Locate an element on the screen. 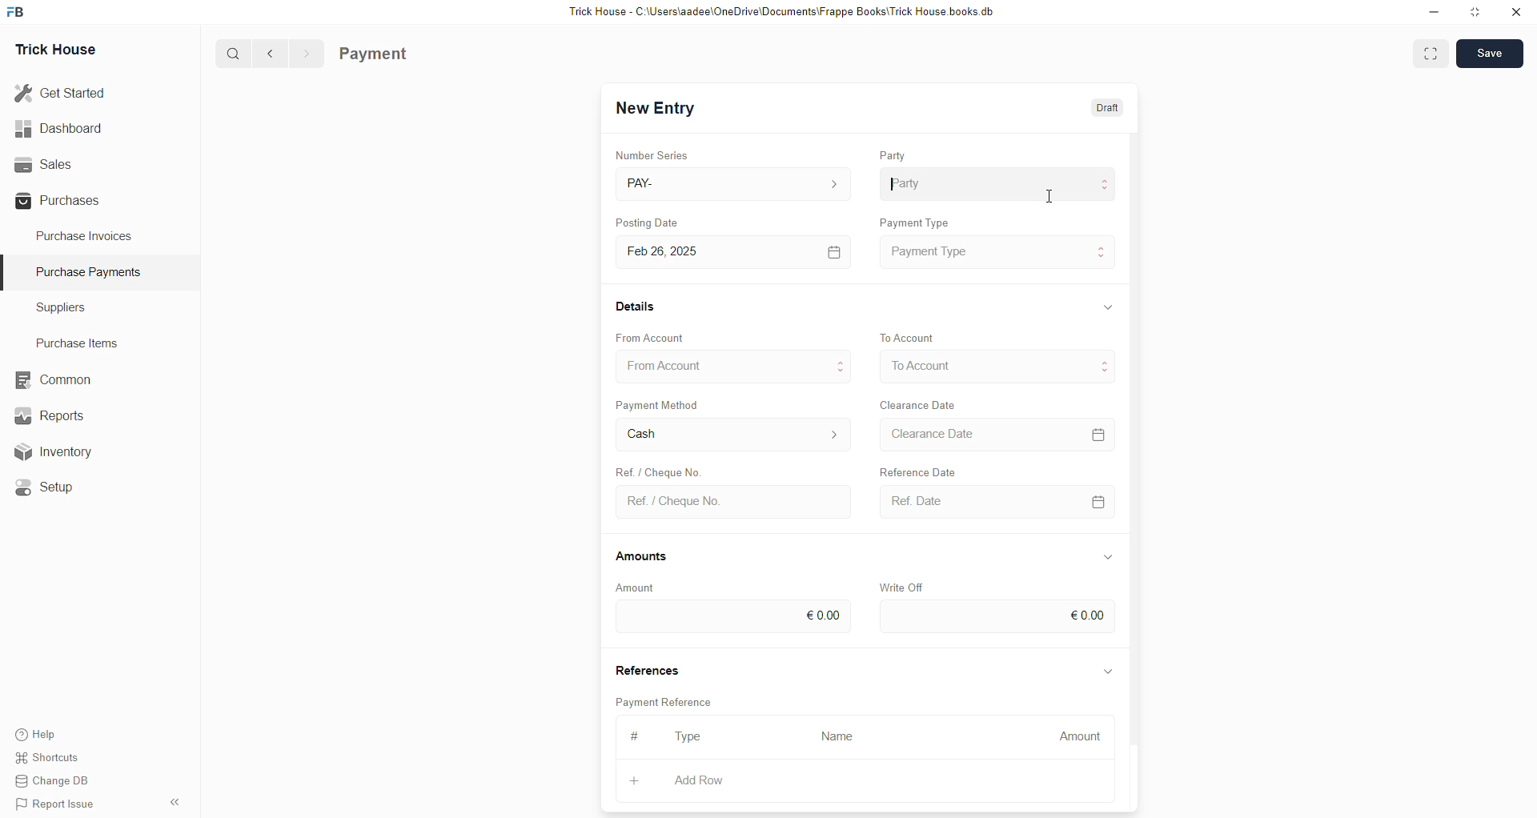 This screenshot has width=1537, height=818. Minimize is located at coordinates (1434, 13).